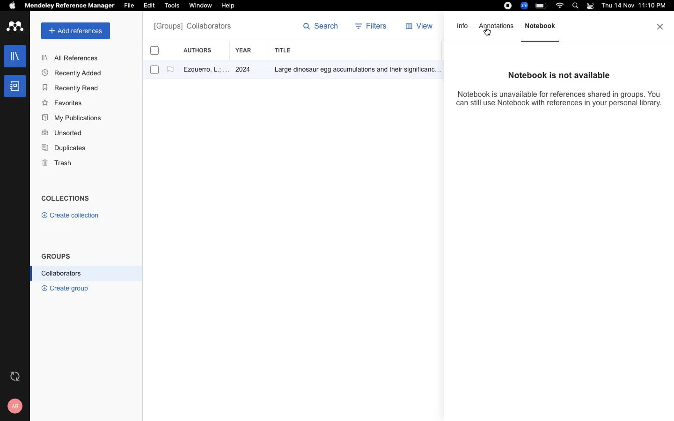 The width and height of the screenshot is (674, 421). What do you see at coordinates (526, 6) in the screenshot?
I see `zoom` at bounding box center [526, 6].